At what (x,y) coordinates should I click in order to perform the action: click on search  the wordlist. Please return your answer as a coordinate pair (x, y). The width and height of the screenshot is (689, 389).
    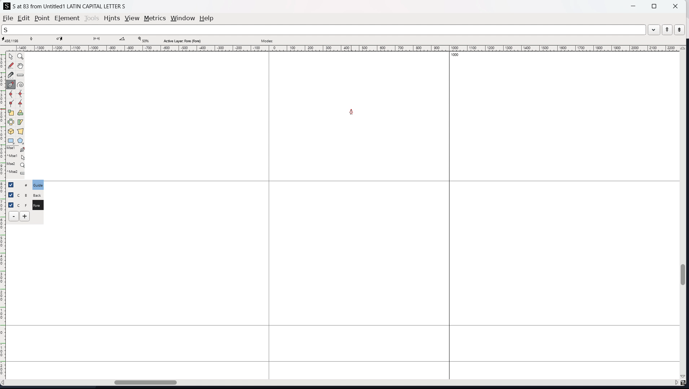
    Looking at the image, I should click on (324, 30).